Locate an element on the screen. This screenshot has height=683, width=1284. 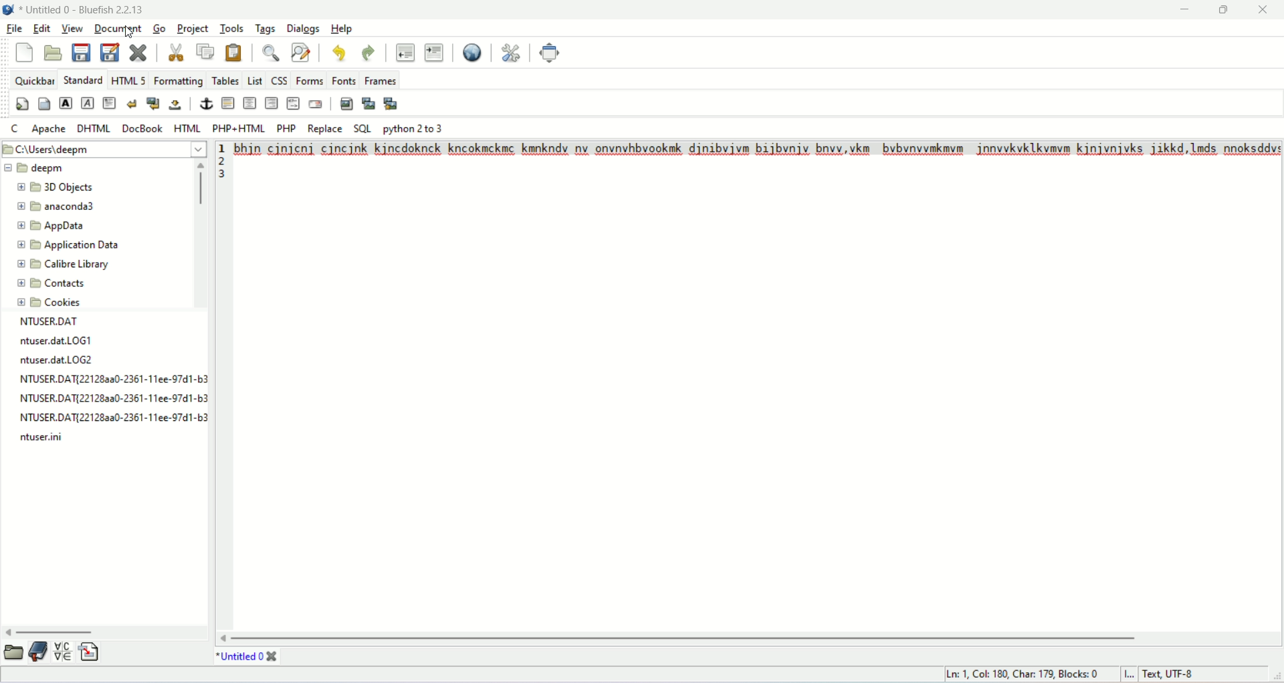
show find bar is located at coordinates (272, 53).